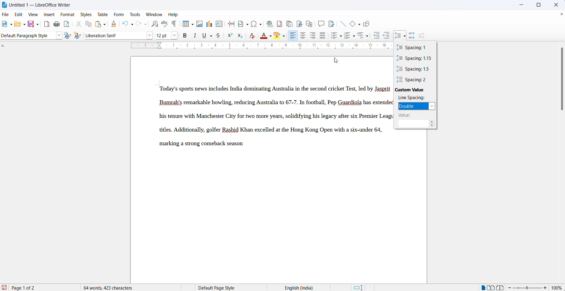  Describe the element at coordinates (413, 34) in the screenshot. I see `increase paragraph spacing` at that location.